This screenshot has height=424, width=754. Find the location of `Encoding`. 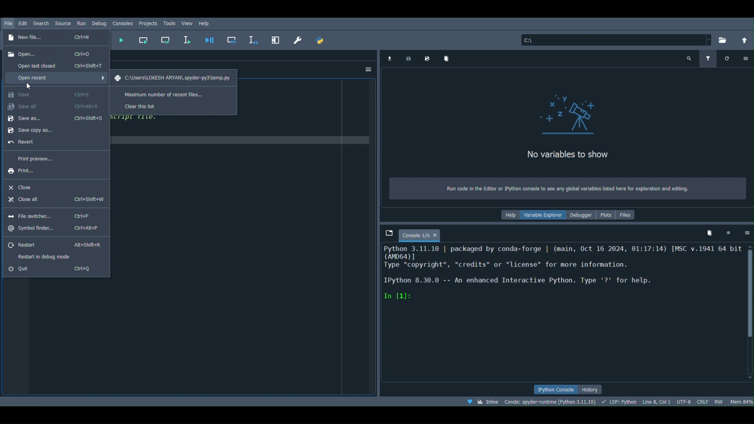

Encoding is located at coordinates (682, 401).